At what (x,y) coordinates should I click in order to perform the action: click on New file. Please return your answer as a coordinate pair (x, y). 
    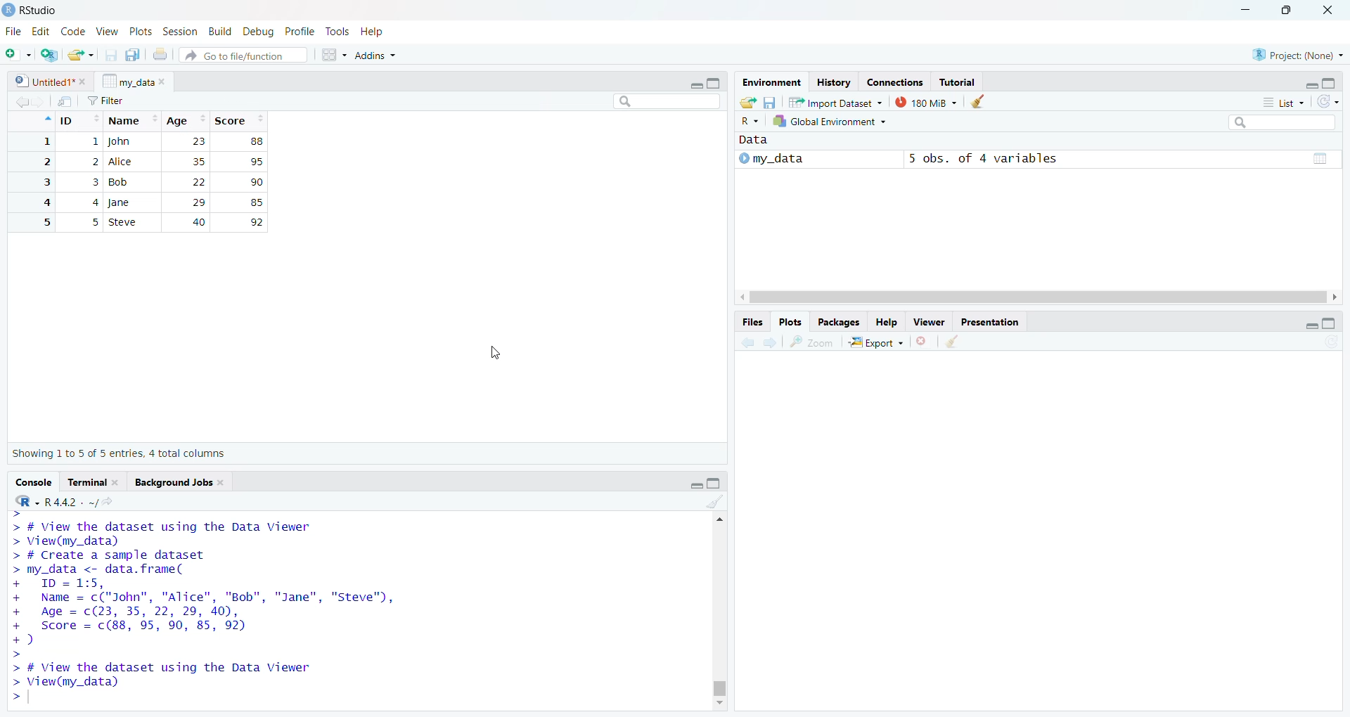
    Looking at the image, I should click on (16, 53).